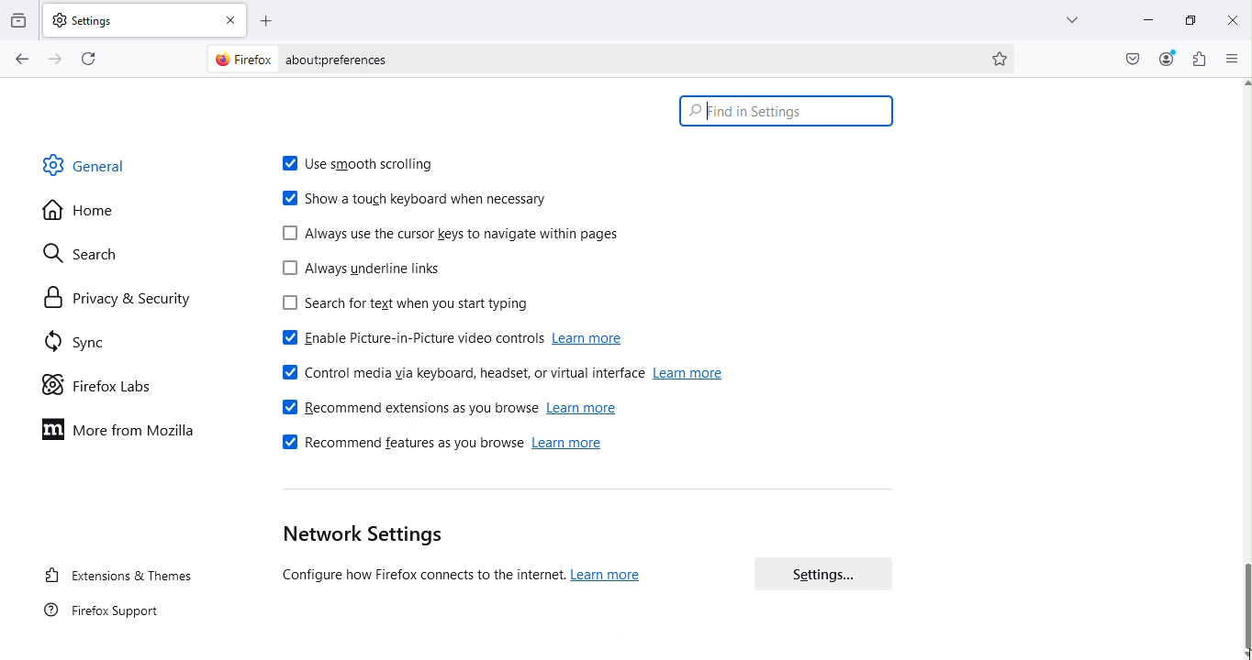  What do you see at coordinates (408, 340) in the screenshot?
I see `Enable picture-in-picture video controls` at bounding box center [408, 340].